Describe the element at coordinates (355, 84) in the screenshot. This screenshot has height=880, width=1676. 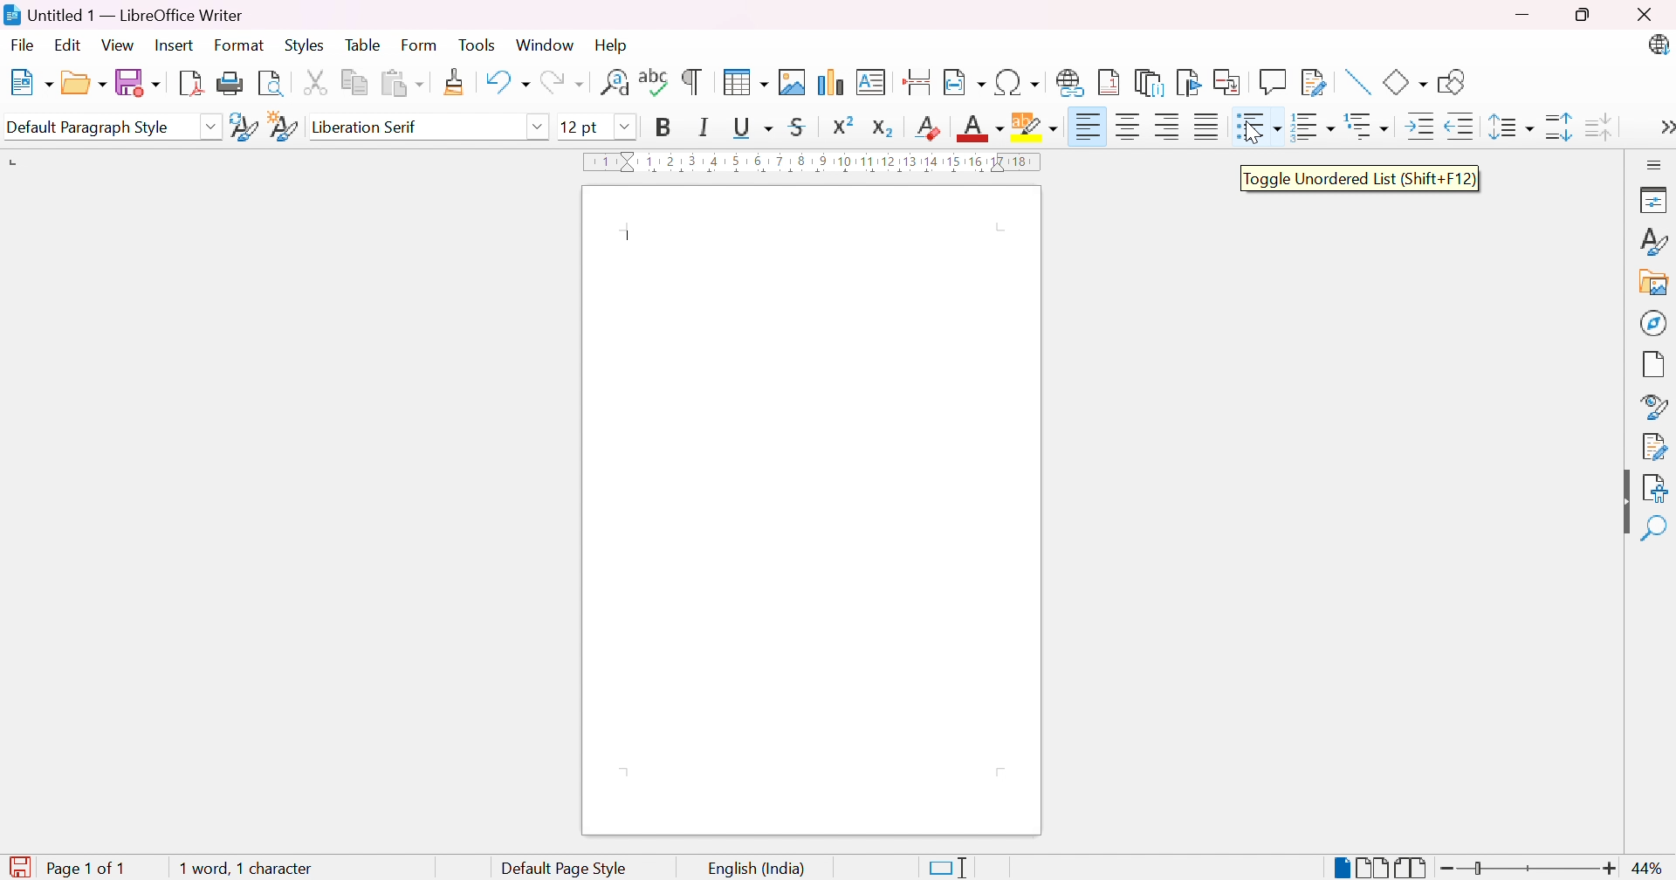
I see `Copy` at that location.